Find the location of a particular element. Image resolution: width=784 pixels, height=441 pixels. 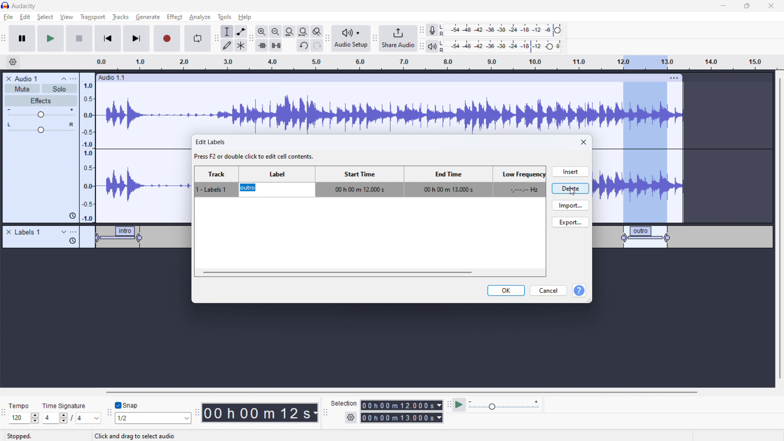

end time is located at coordinates (447, 181).